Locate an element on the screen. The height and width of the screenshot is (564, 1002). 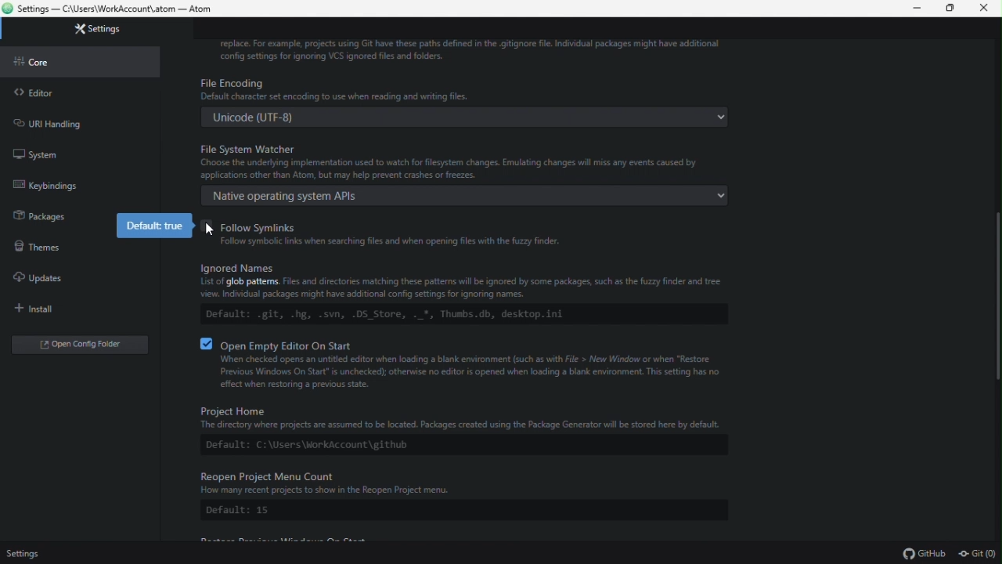
ignored names is located at coordinates (463, 292).